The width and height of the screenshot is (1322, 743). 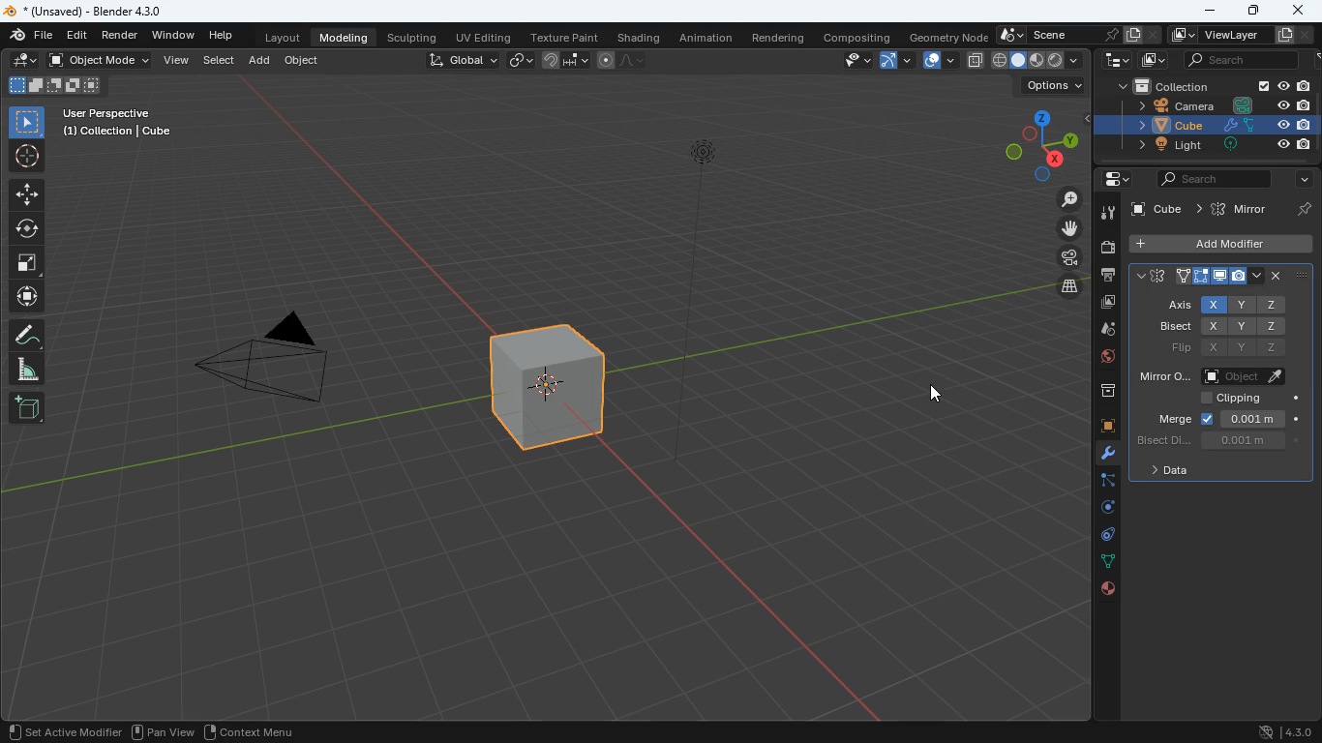 What do you see at coordinates (1288, 35) in the screenshot?
I see `` at bounding box center [1288, 35].